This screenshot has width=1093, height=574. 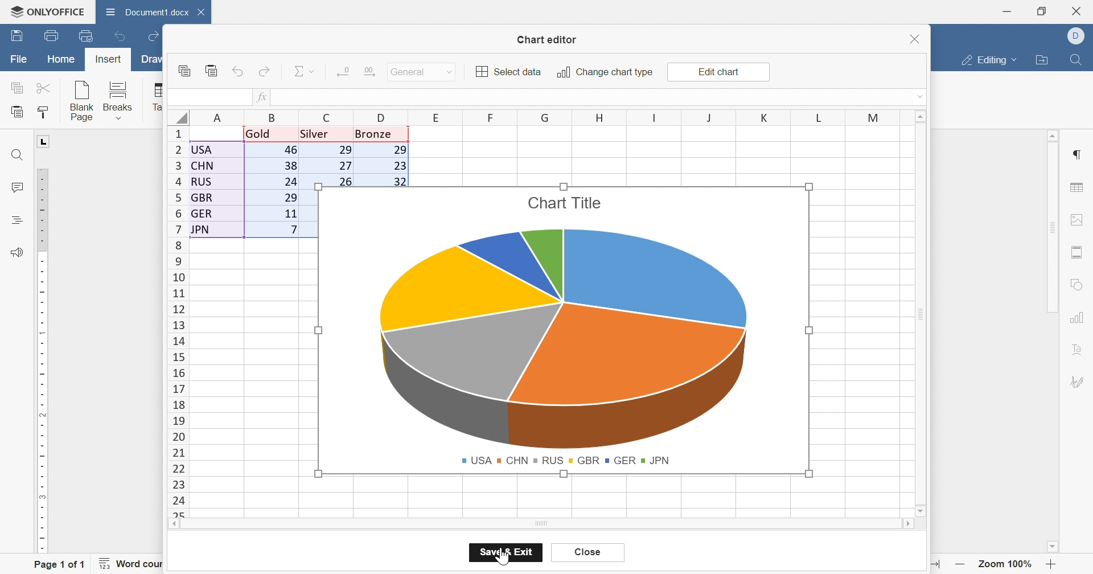 I want to click on 11, so click(x=290, y=214).